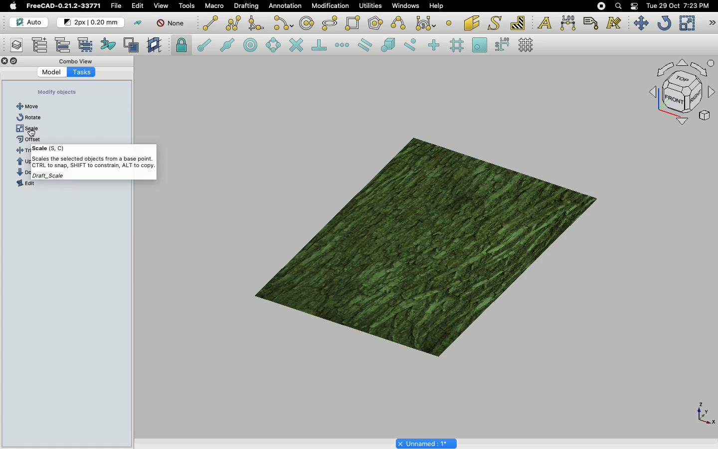 Image resolution: width=718 pixels, height=449 pixels. I want to click on Snap perpendicular, so click(318, 44).